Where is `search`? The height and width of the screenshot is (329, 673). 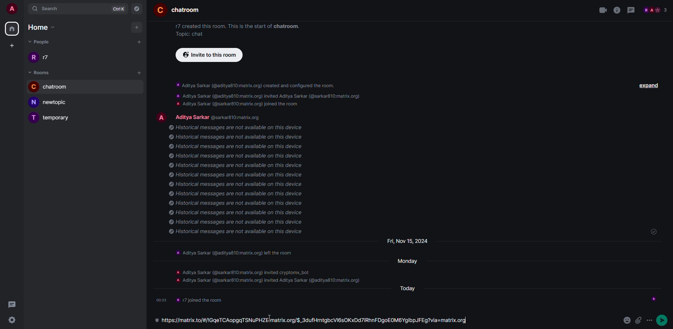
search is located at coordinates (47, 8).